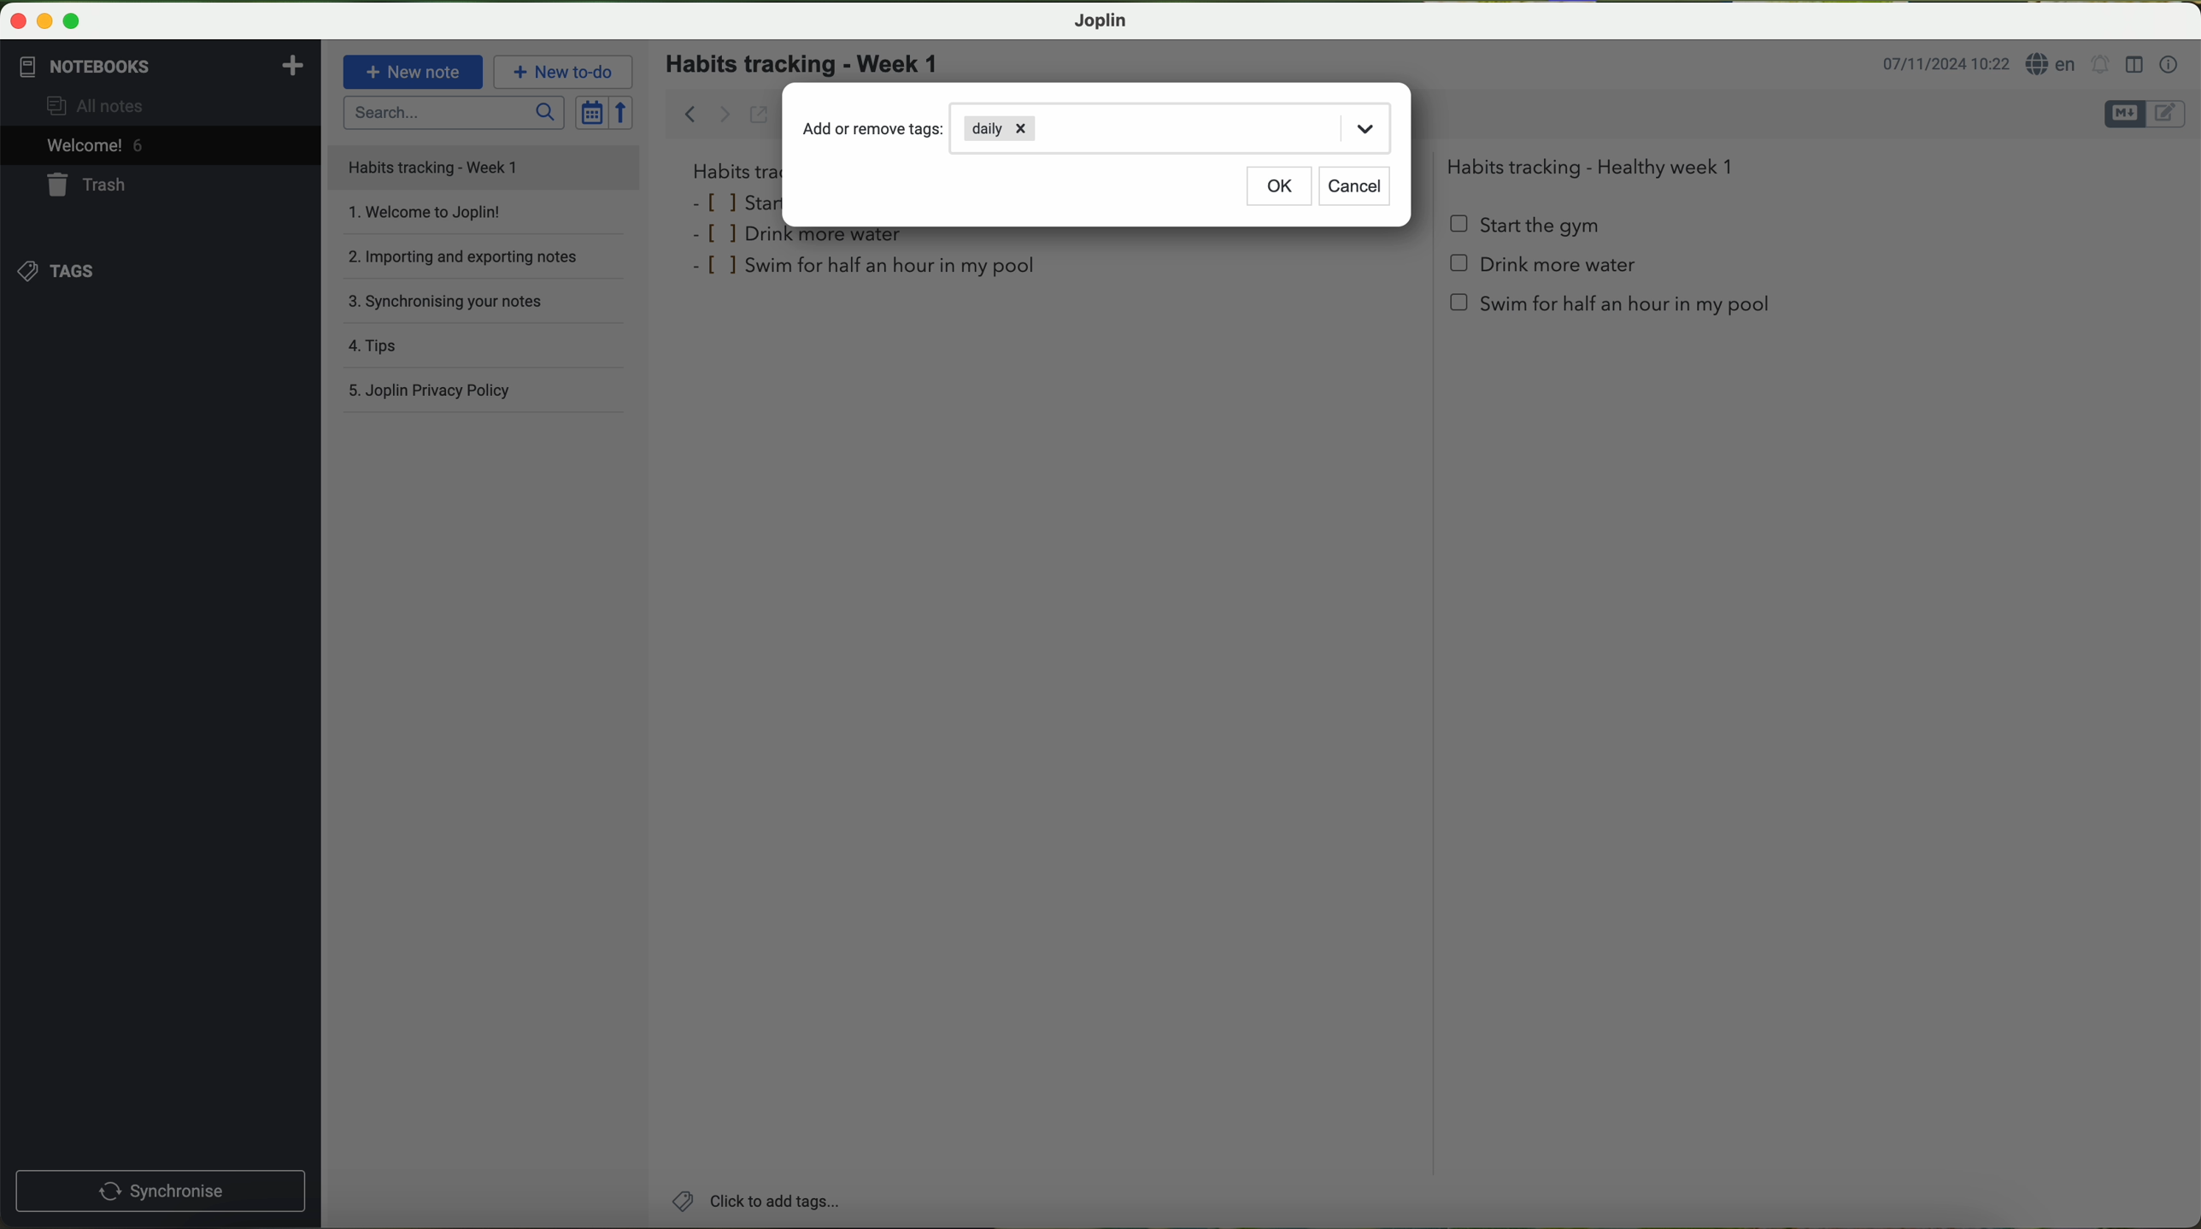 Image resolution: width=2201 pixels, height=1229 pixels. What do you see at coordinates (96, 145) in the screenshot?
I see `welcome 5` at bounding box center [96, 145].